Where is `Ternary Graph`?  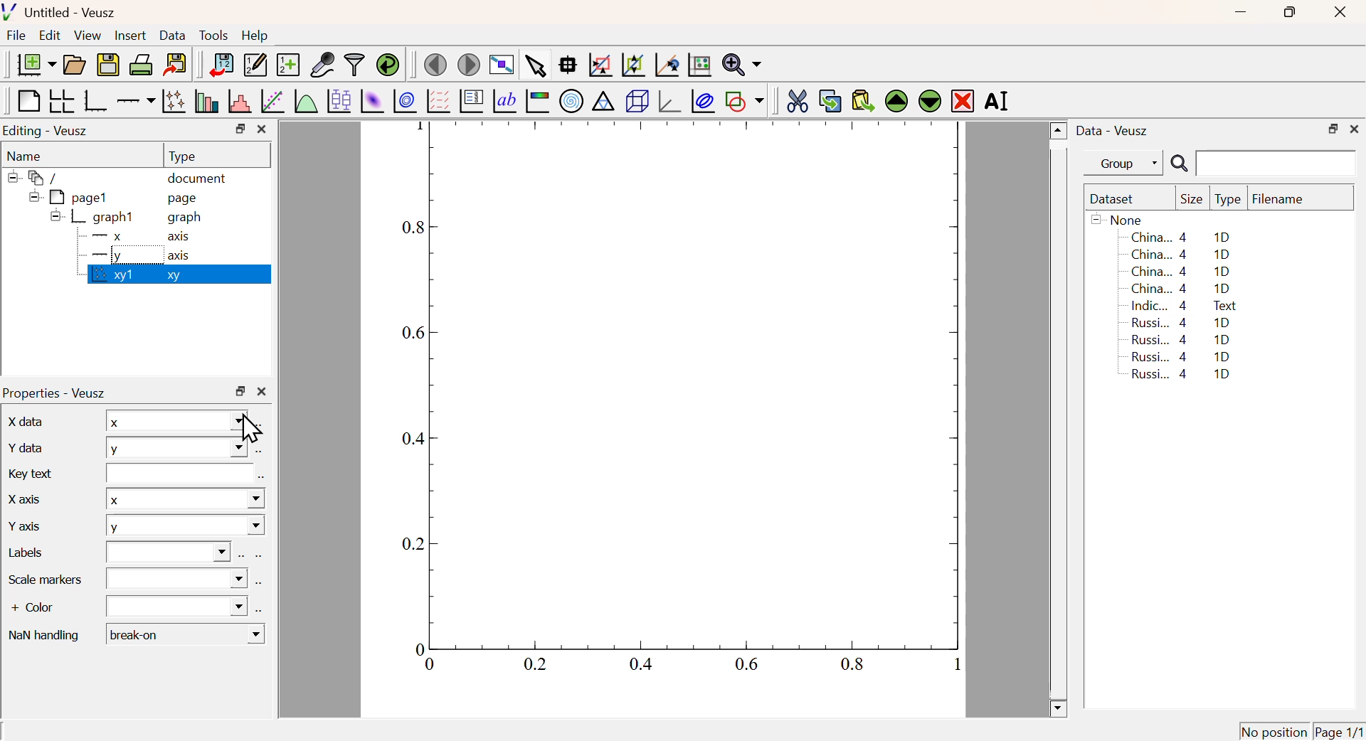 Ternary Graph is located at coordinates (603, 100).